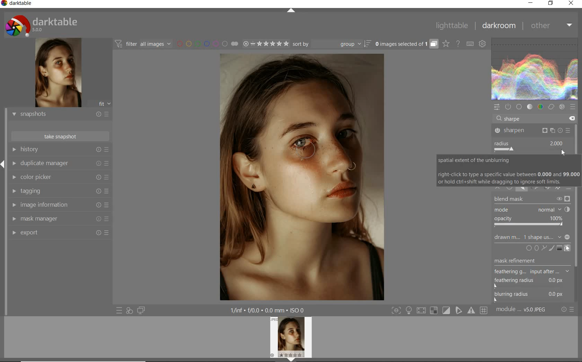 The image size is (582, 362). Describe the element at coordinates (61, 136) in the screenshot. I see `take snapshots` at that location.